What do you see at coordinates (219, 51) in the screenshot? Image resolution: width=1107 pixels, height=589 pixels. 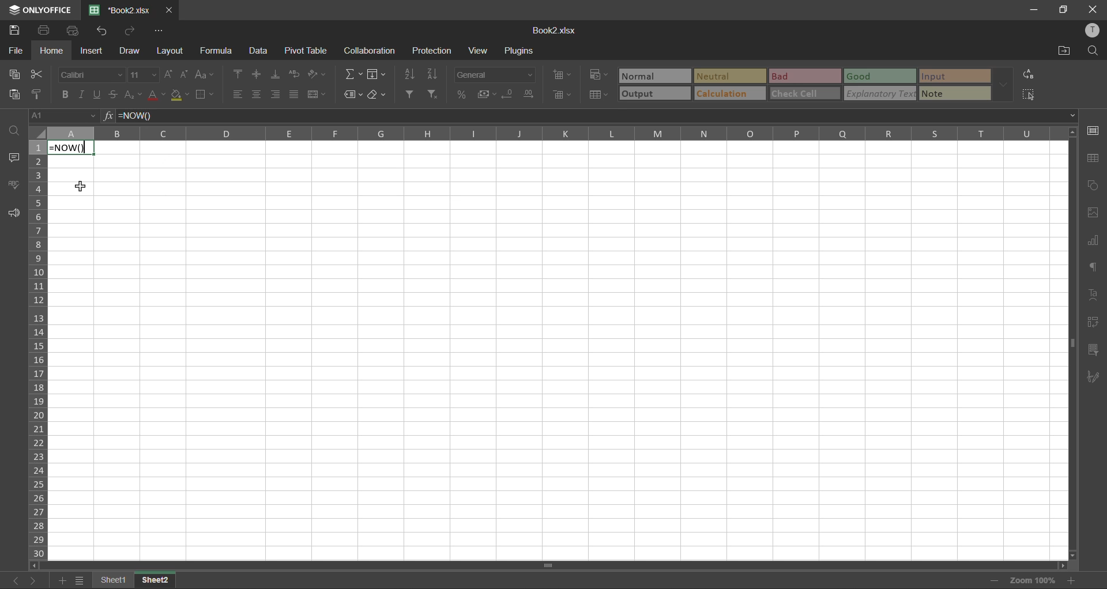 I see `formula` at bounding box center [219, 51].